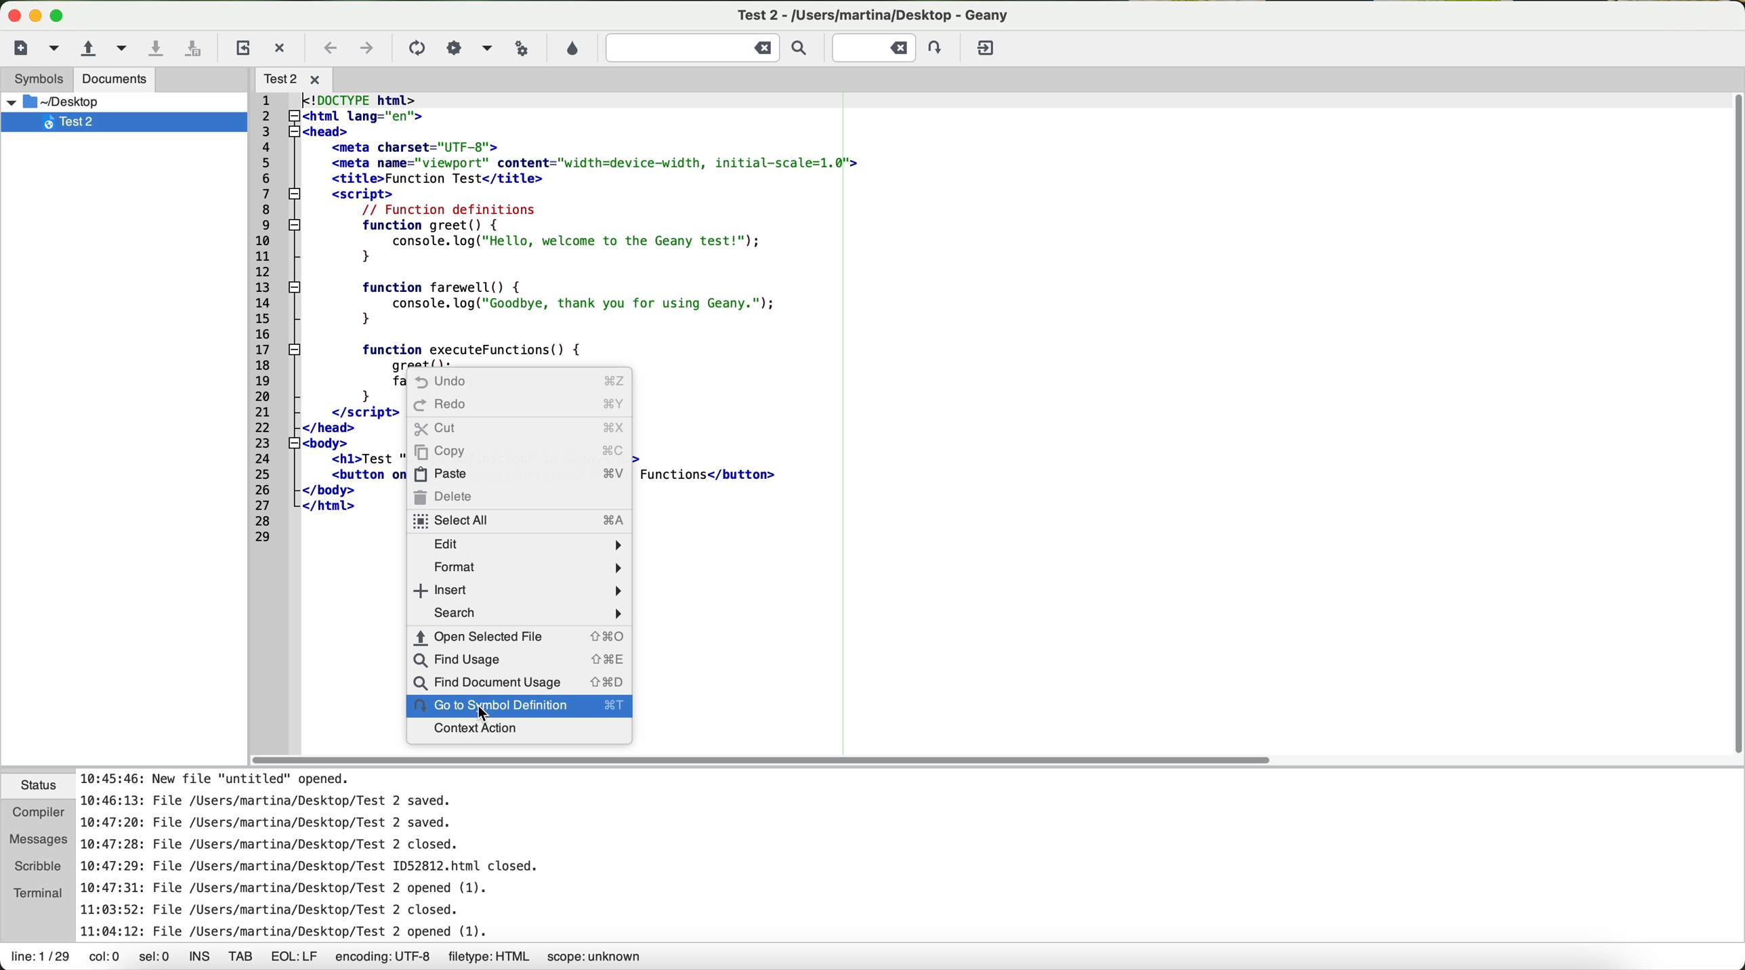 The height and width of the screenshot is (970, 1745). I want to click on icon, so click(415, 49).